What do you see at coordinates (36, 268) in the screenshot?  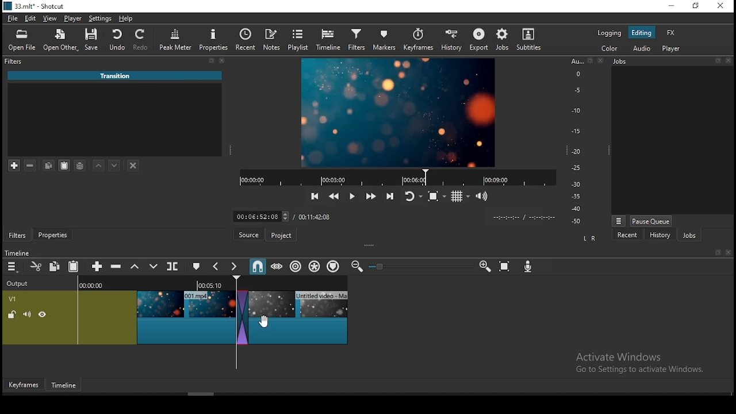 I see `cut` at bounding box center [36, 268].